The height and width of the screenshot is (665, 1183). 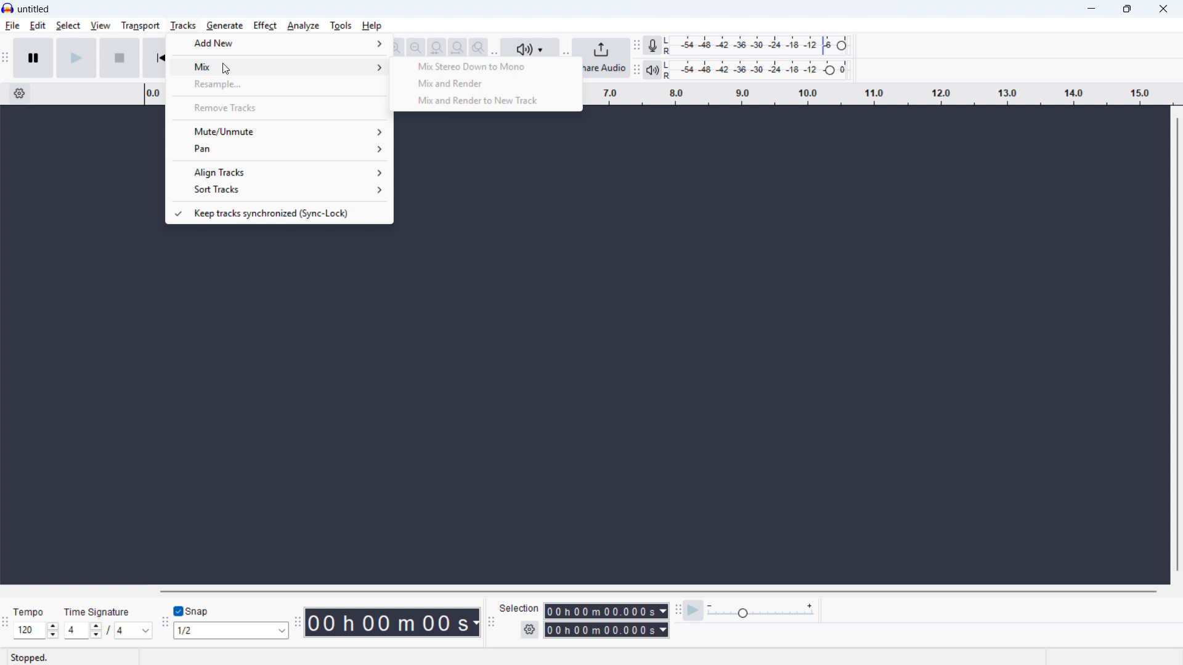 What do you see at coordinates (341, 25) in the screenshot?
I see `Tools ` at bounding box center [341, 25].